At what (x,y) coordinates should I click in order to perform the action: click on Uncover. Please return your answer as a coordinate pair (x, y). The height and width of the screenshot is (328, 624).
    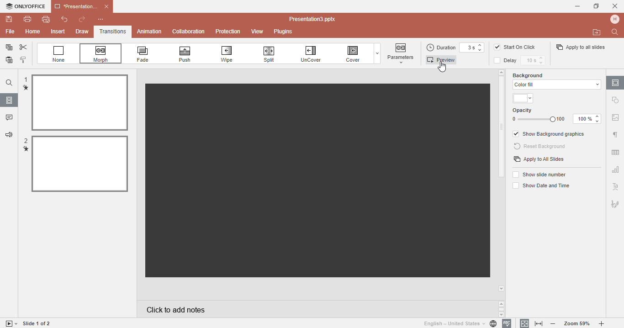
    Looking at the image, I should click on (316, 53).